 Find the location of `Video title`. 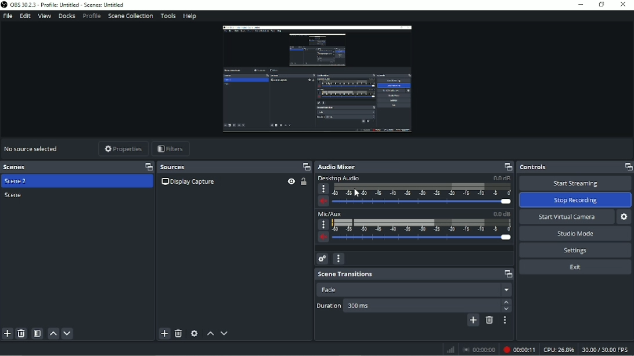

Video title is located at coordinates (35, 148).